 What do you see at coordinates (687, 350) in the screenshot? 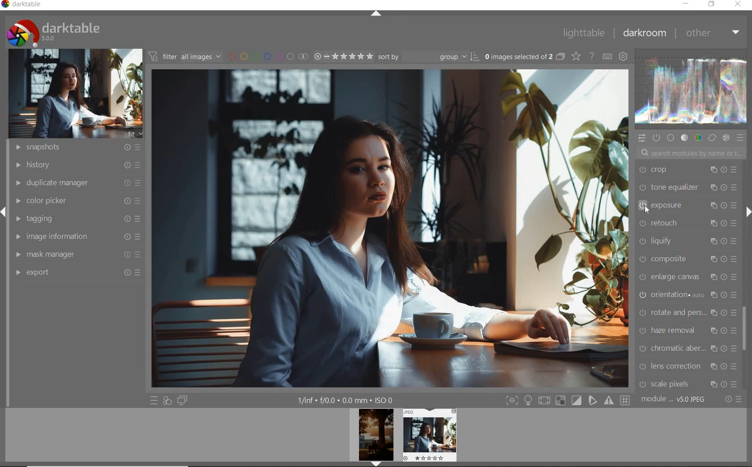
I see `CHROMATIC ABER` at bounding box center [687, 350].